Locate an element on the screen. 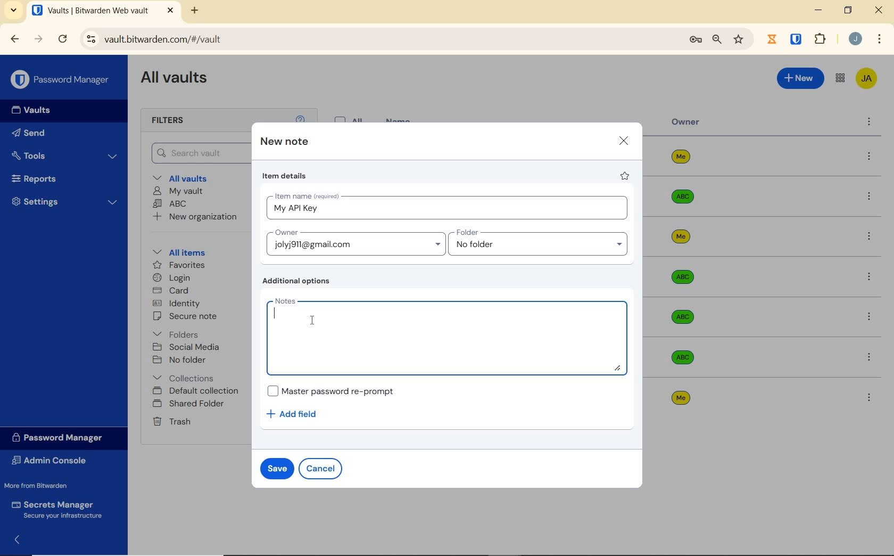 The height and width of the screenshot is (556, 894). folders is located at coordinates (177, 334).